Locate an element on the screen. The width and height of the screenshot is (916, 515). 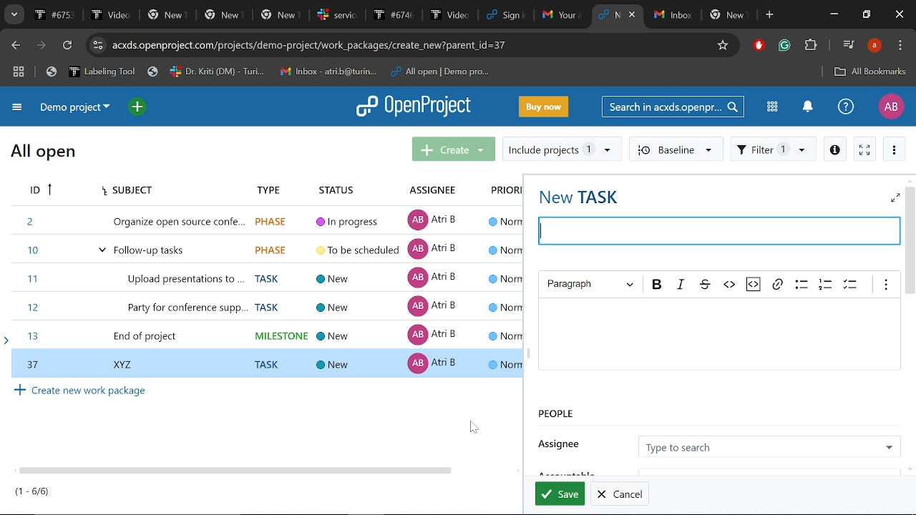
Code is located at coordinates (729, 285).